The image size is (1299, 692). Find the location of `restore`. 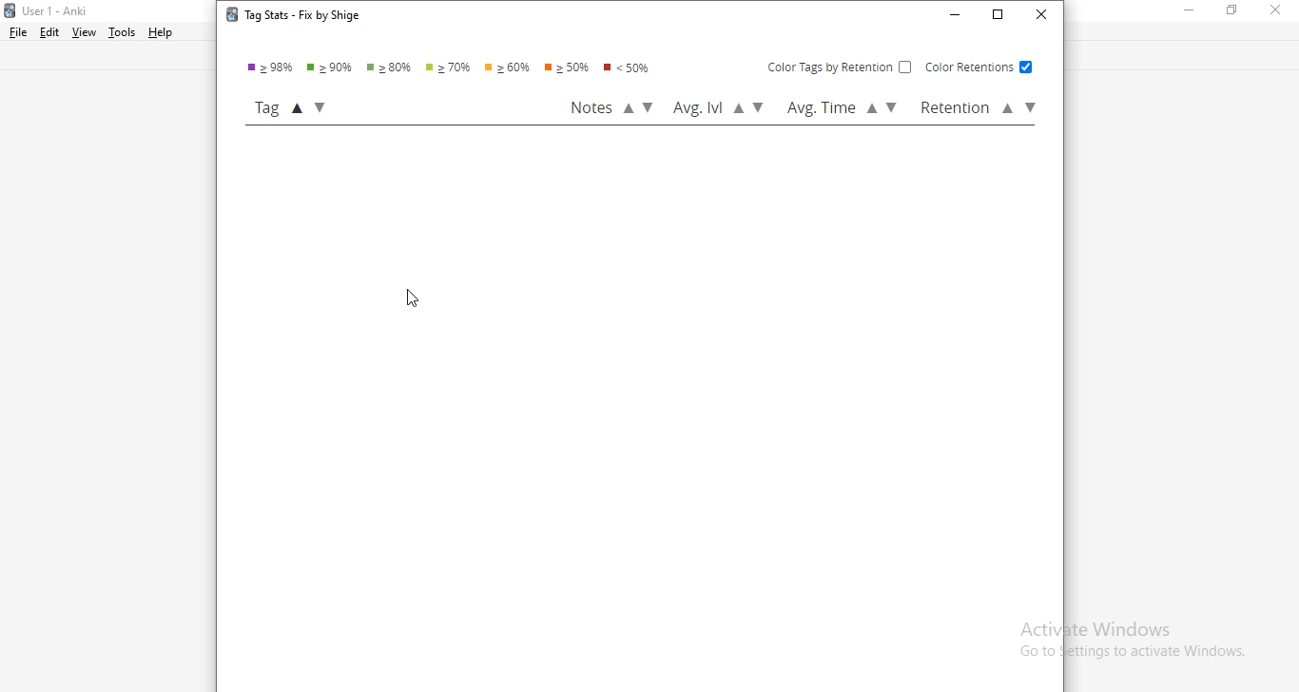

restore is located at coordinates (998, 17).